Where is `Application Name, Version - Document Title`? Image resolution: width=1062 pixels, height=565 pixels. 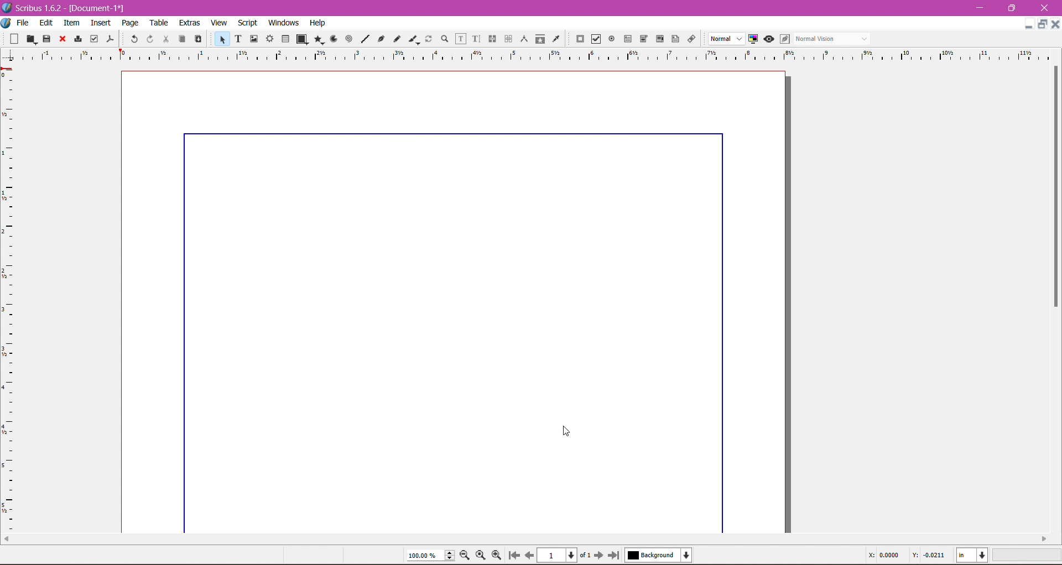 Application Name, Version - Document Title is located at coordinates (73, 8).